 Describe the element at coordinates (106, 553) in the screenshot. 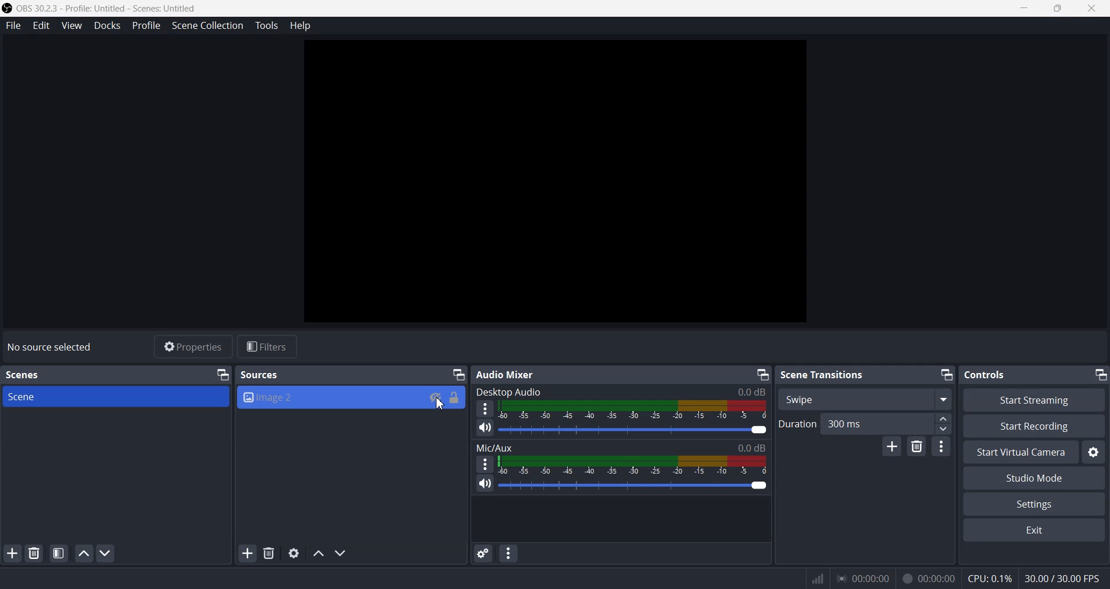

I see `Move scene down` at that location.